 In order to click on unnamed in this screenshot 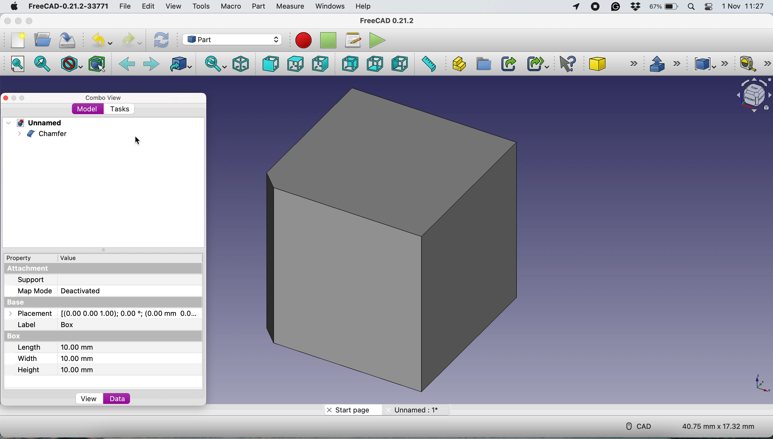, I will do `click(411, 410)`.